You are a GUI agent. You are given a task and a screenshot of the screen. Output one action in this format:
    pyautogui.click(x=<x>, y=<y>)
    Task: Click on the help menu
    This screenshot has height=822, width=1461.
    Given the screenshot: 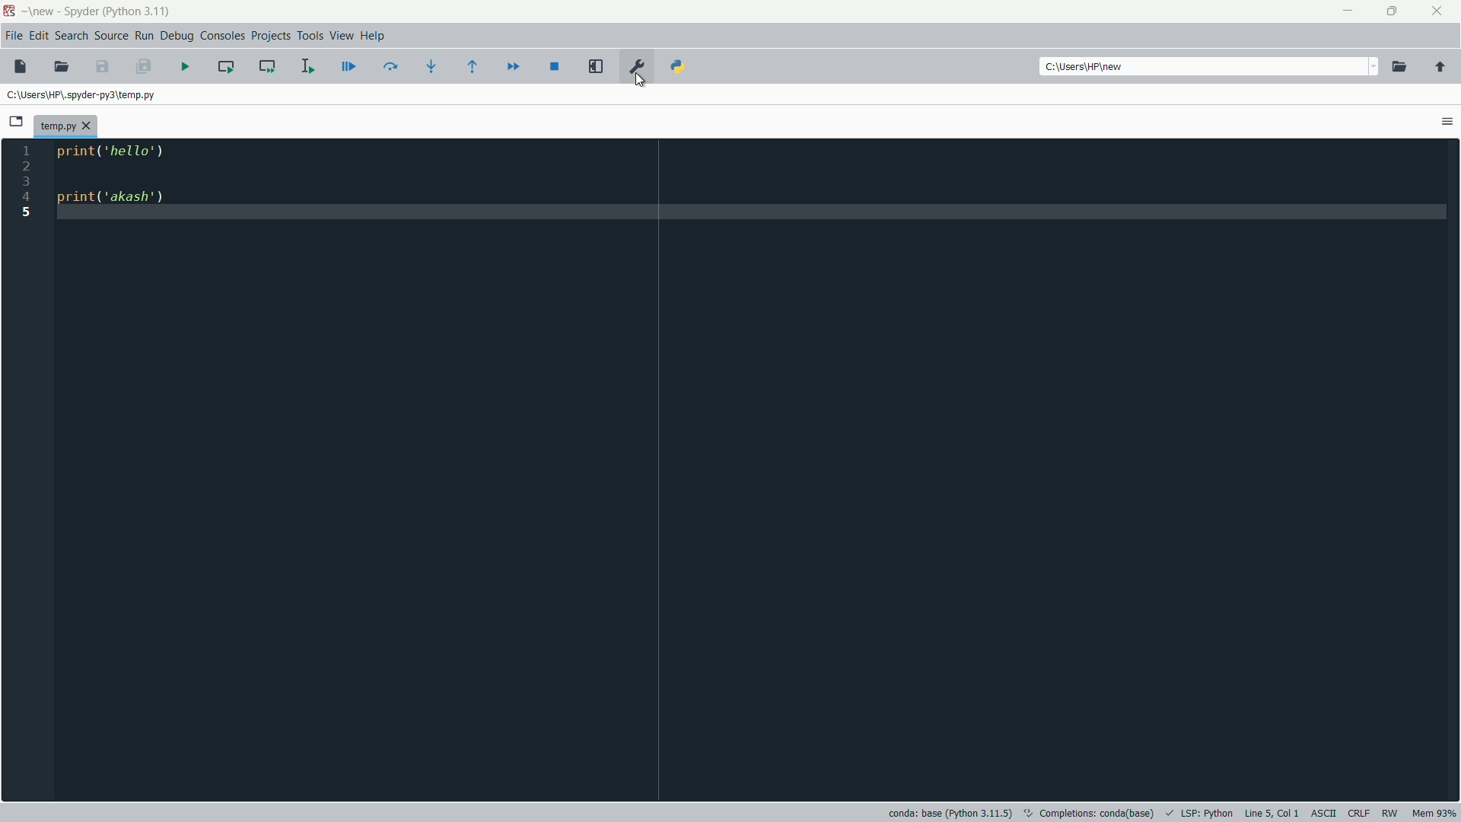 What is the action you would take?
    pyautogui.click(x=374, y=36)
    